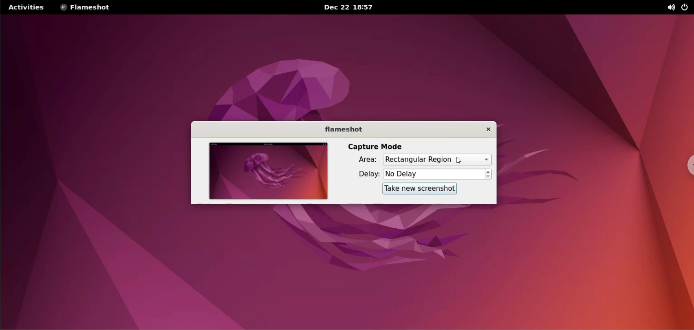 The image size is (694, 330). I want to click on chrome options, so click(687, 166).